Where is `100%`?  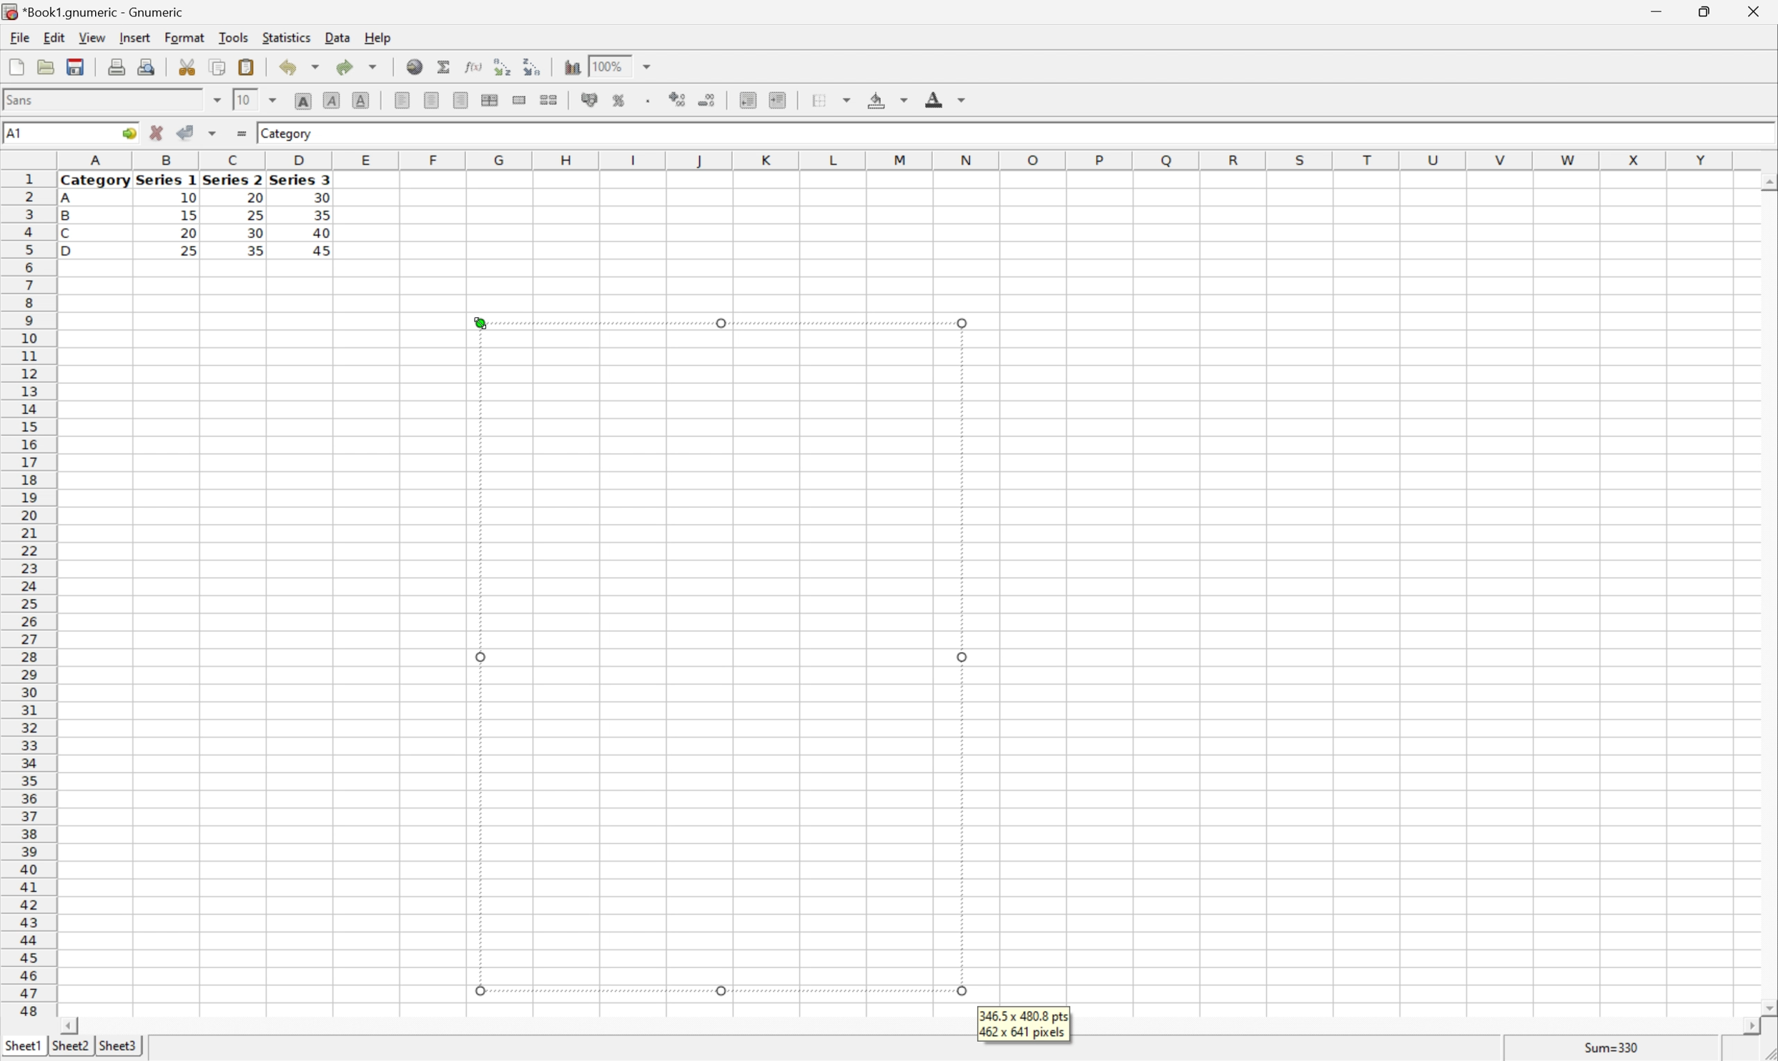
100% is located at coordinates (608, 70).